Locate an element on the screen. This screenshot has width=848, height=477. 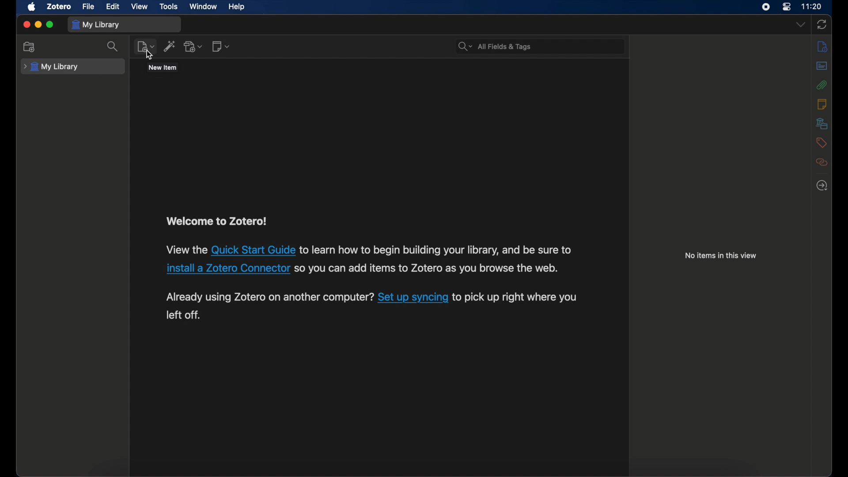
tool tip is located at coordinates (163, 67).